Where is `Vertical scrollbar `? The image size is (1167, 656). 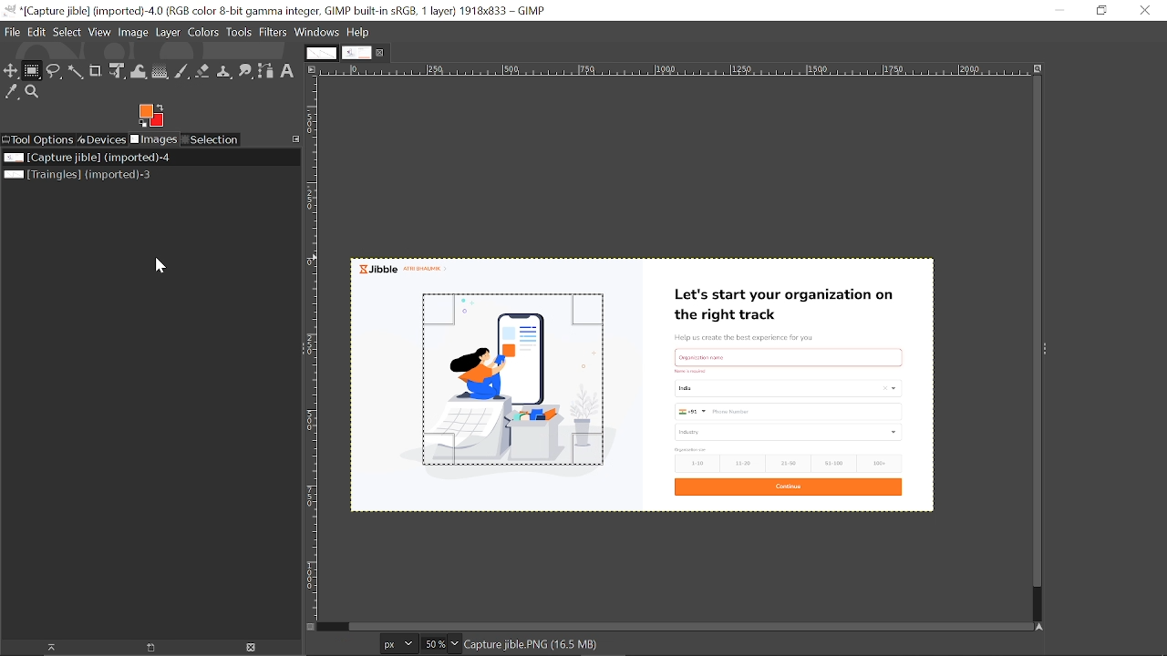 Vertical scrollbar  is located at coordinates (1031, 331).